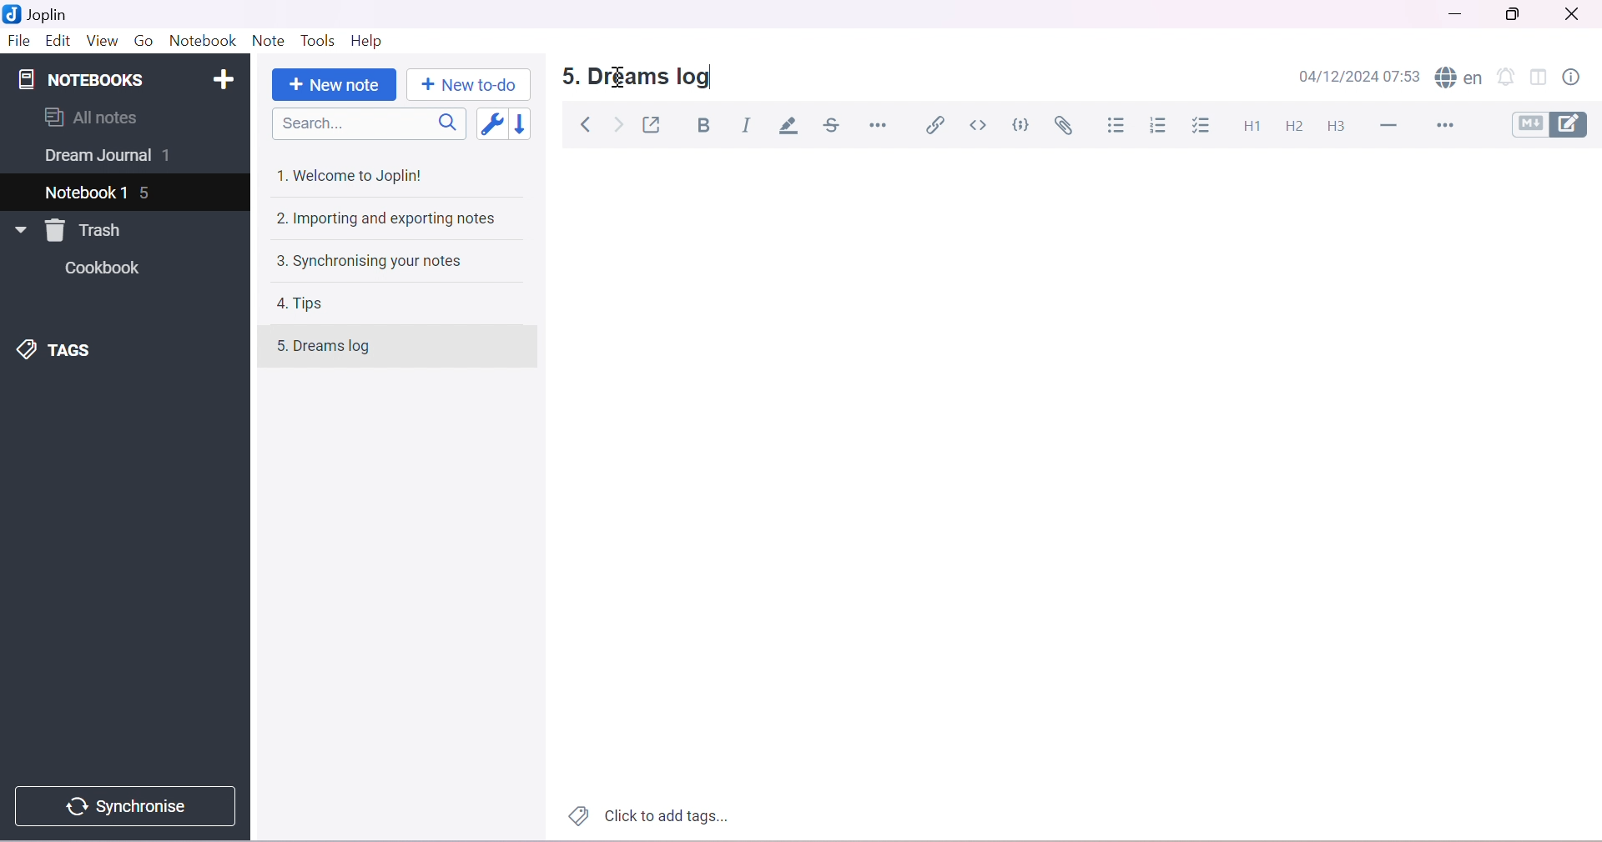 The width and height of the screenshot is (1602, 842). What do you see at coordinates (1393, 126) in the screenshot?
I see `Horizontal Line` at bounding box center [1393, 126].